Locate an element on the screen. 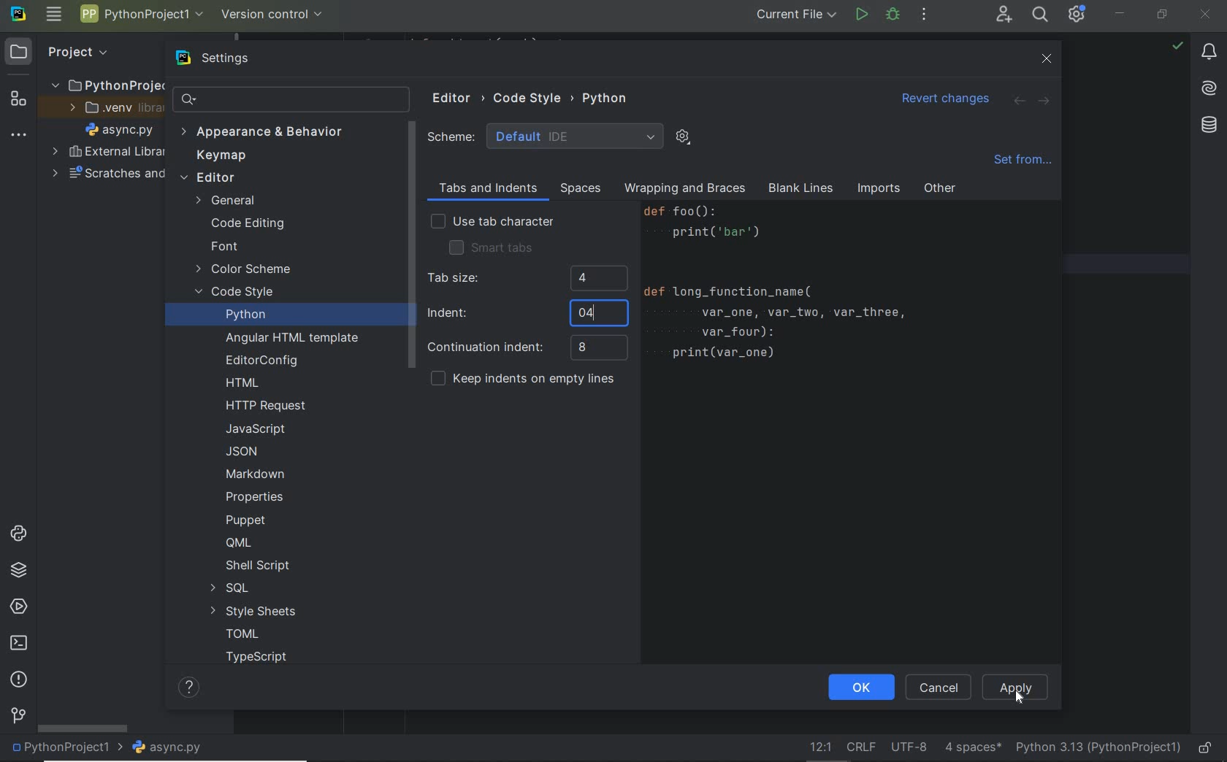 This screenshot has width=1227, height=762. cancel is located at coordinates (940, 688).